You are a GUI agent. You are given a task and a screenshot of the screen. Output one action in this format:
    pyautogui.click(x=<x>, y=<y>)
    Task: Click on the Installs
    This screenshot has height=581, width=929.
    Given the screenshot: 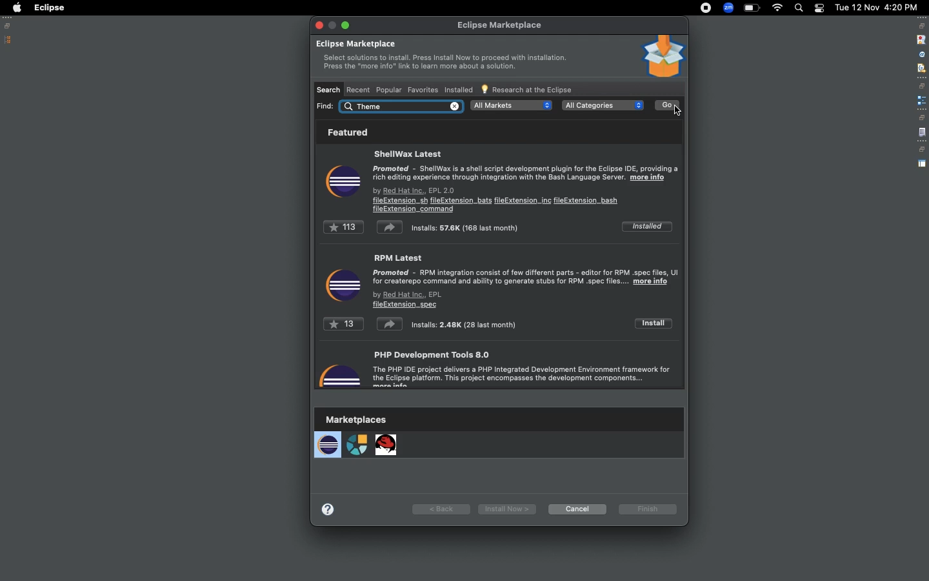 What is the action you would take?
    pyautogui.click(x=429, y=227)
    